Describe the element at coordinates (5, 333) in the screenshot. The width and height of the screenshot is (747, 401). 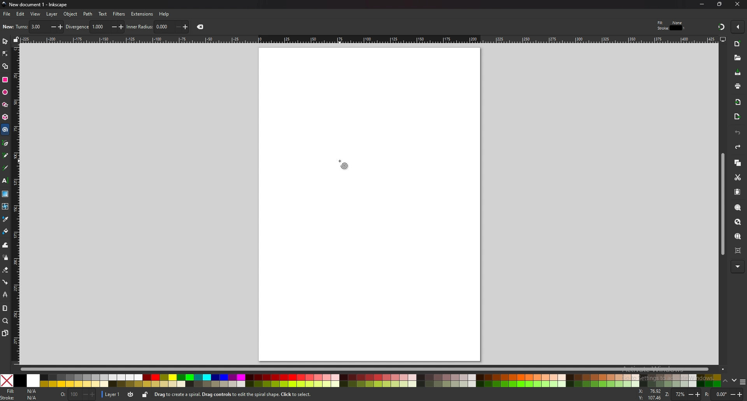
I see `pages` at that location.